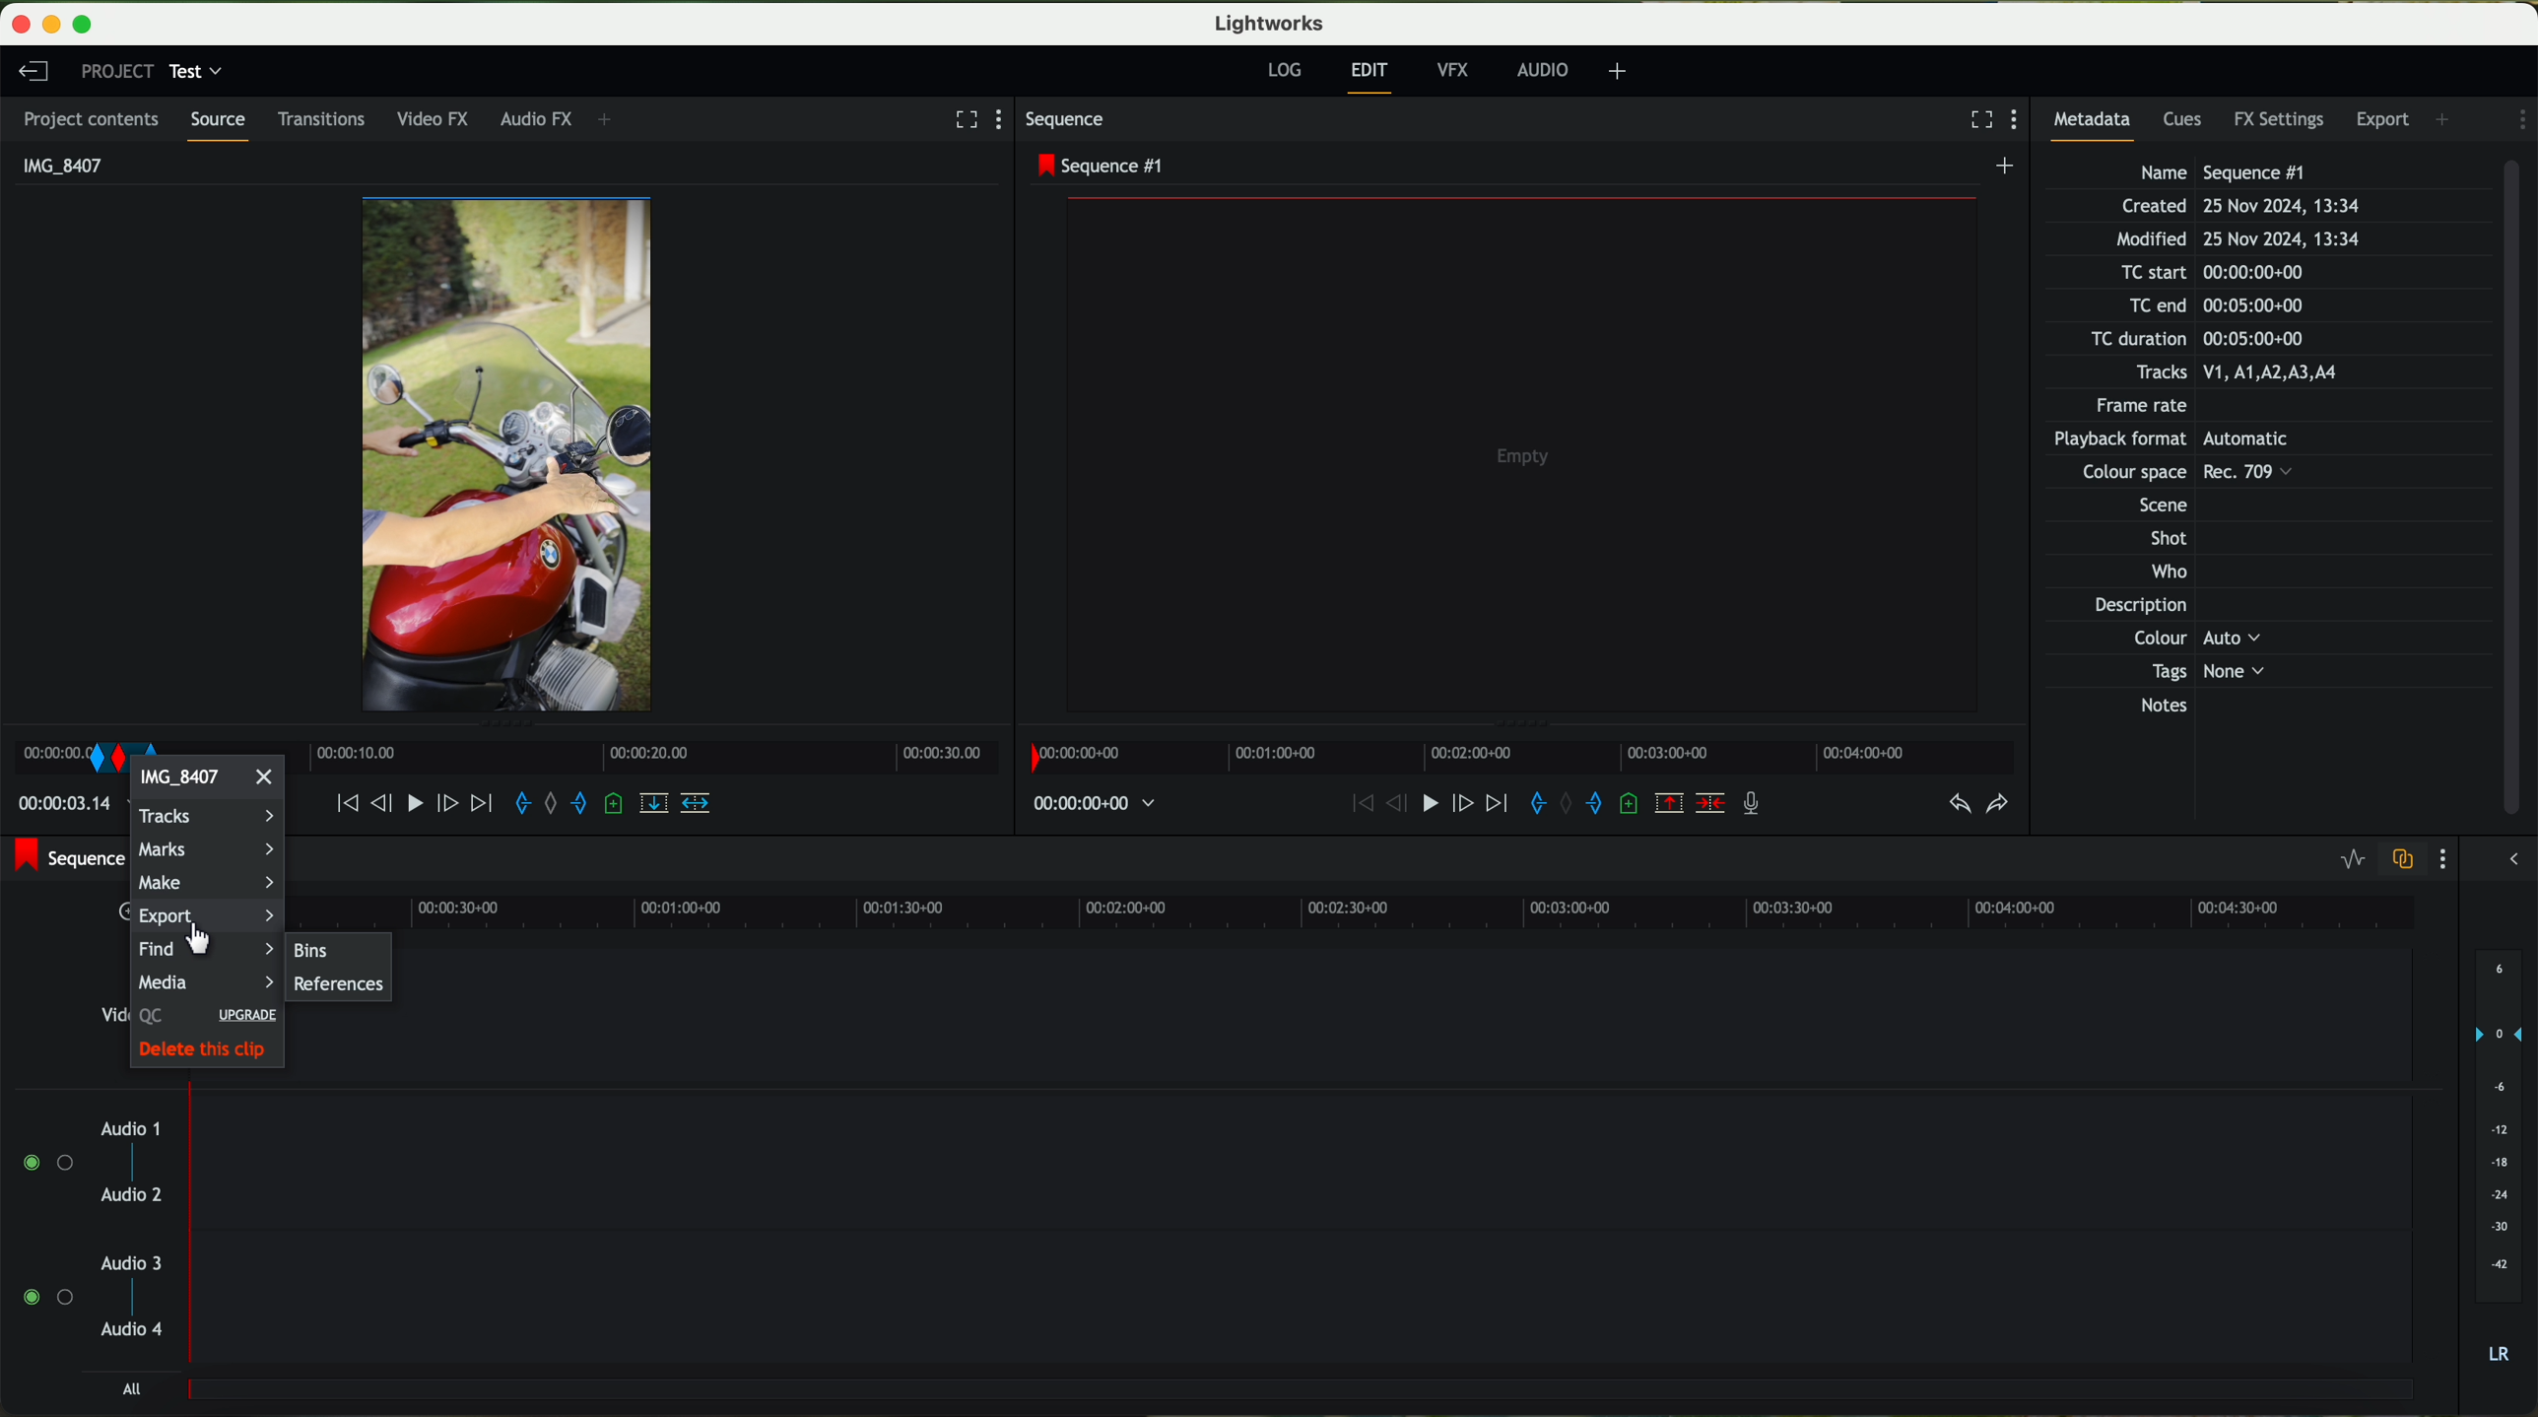 The width and height of the screenshot is (2538, 1417). I want to click on , so click(2193, 639).